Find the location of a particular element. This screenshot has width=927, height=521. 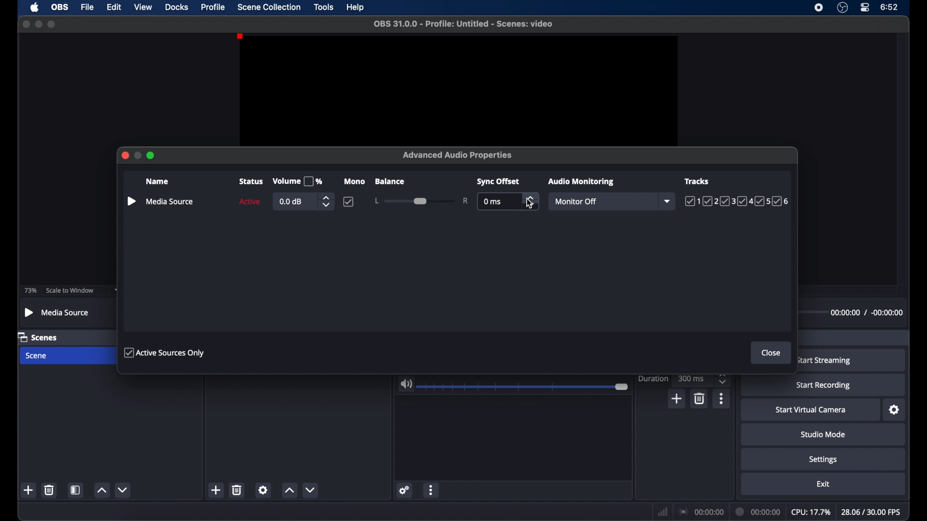

control center is located at coordinates (864, 8).